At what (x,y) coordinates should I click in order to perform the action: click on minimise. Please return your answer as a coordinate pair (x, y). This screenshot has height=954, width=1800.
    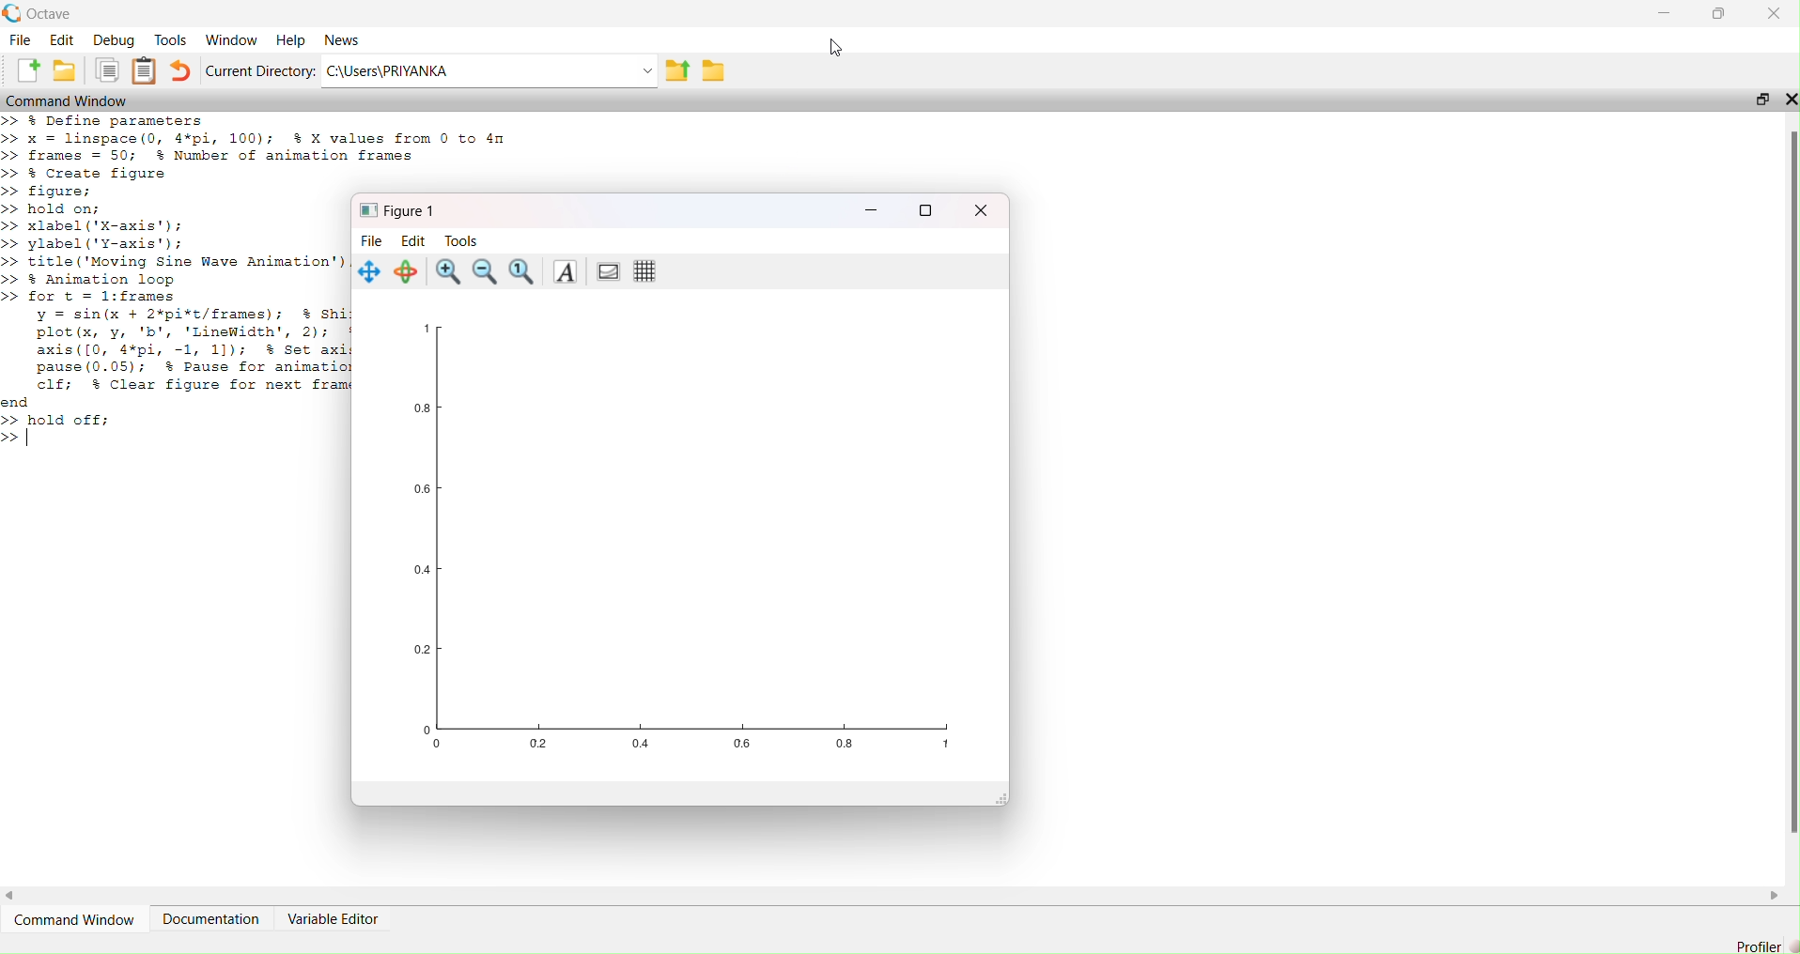
    Looking at the image, I should click on (871, 207).